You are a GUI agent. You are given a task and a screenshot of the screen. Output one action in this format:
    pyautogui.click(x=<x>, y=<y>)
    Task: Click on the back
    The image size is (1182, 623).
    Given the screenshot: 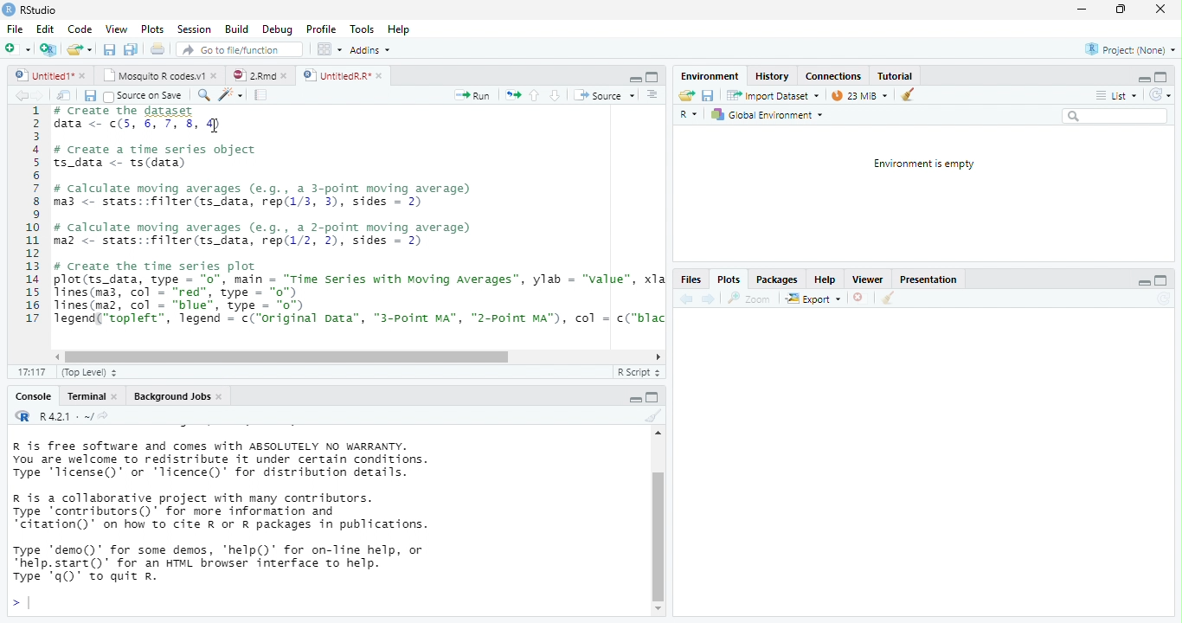 What is the action you would take?
    pyautogui.click(x=684, y=299)
    